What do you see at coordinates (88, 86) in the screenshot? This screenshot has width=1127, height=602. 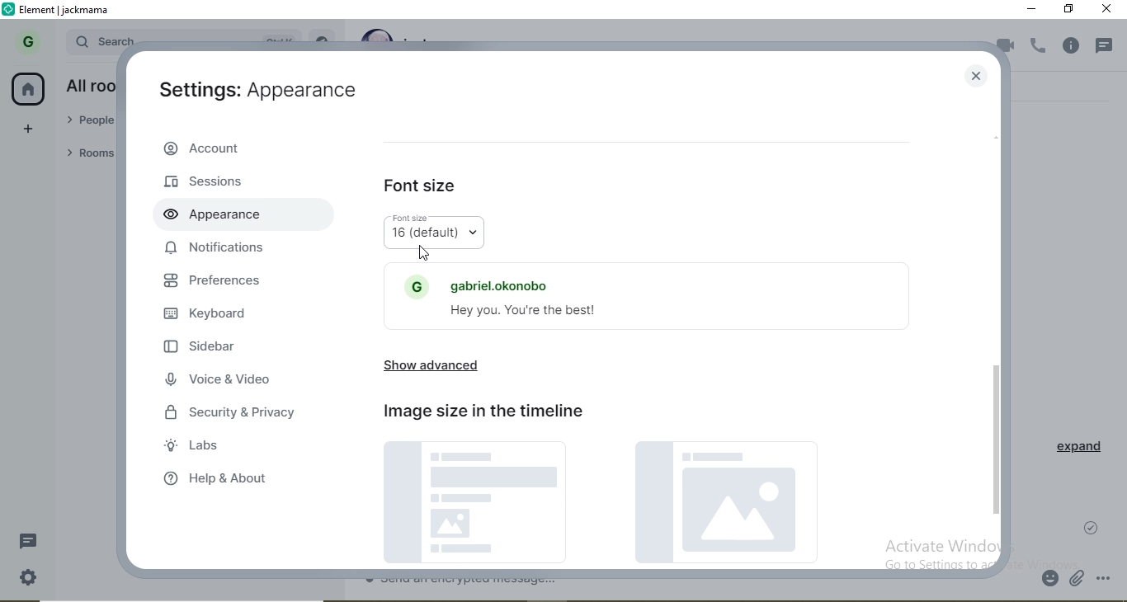 I see `all rooms` at bounding box center [88, 86].